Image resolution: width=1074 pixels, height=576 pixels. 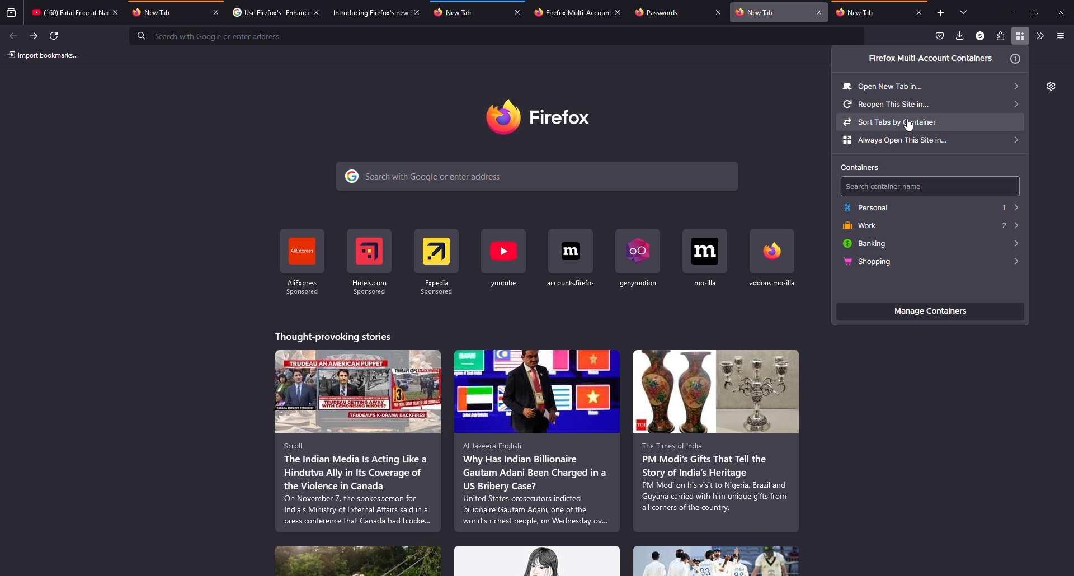 What do you see at coordinates (358, 561) in the screenshot?
I see `stories` at bounding box center [358, 561].